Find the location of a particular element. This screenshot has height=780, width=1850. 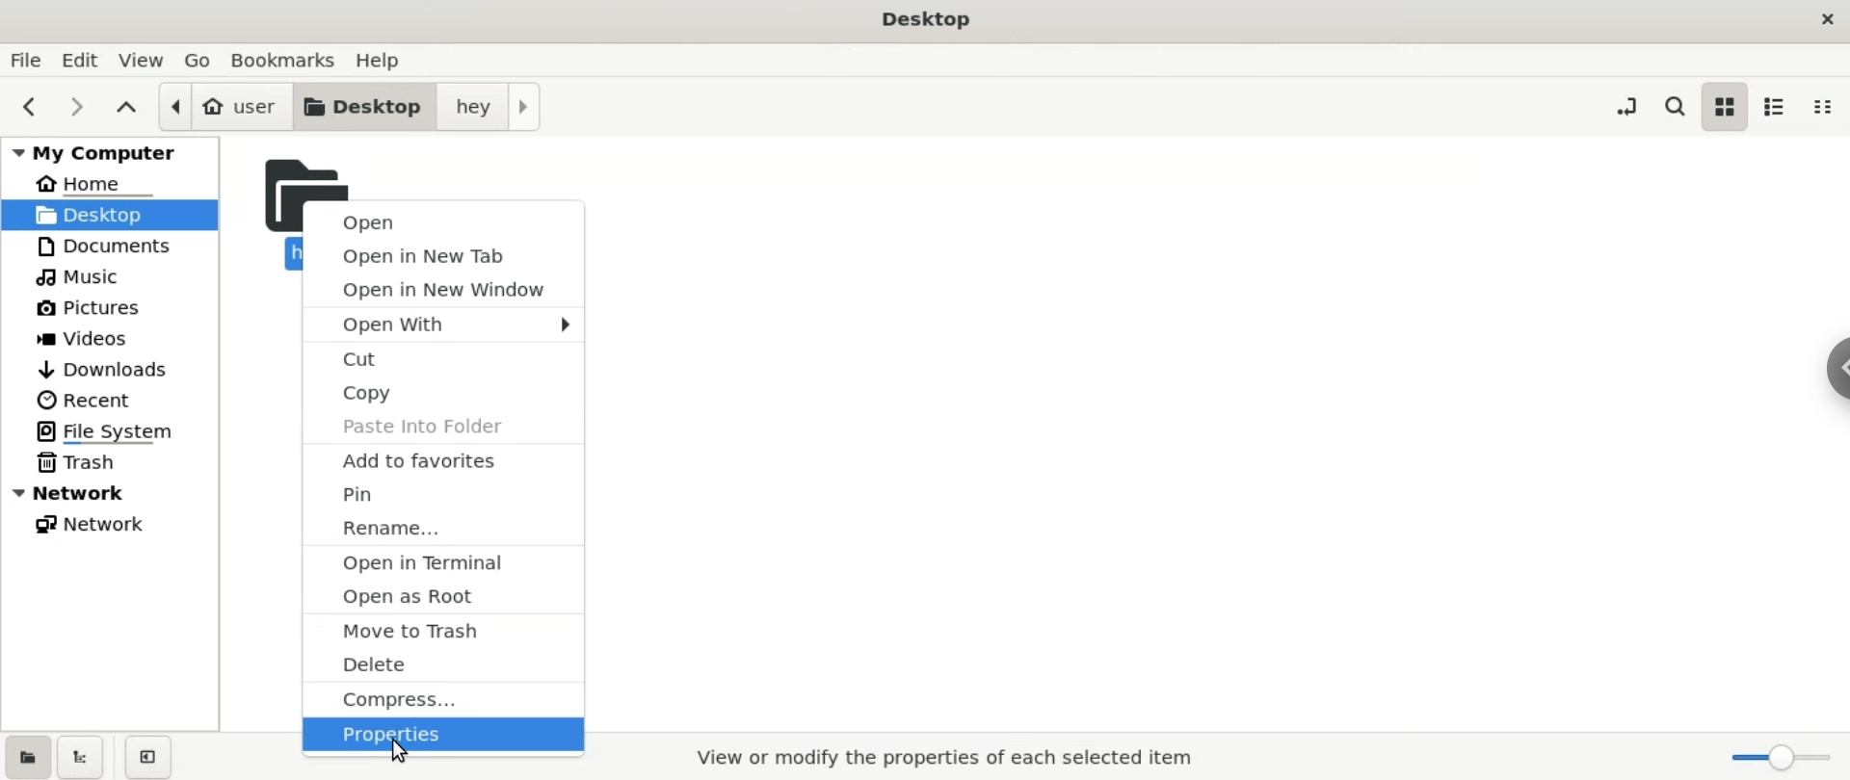

home is located at coordinates (115, 182).